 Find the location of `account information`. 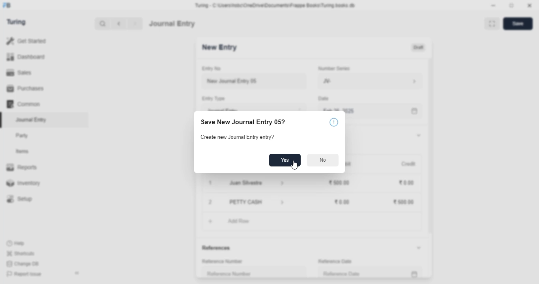

account information is located at coordinates (283, 183).